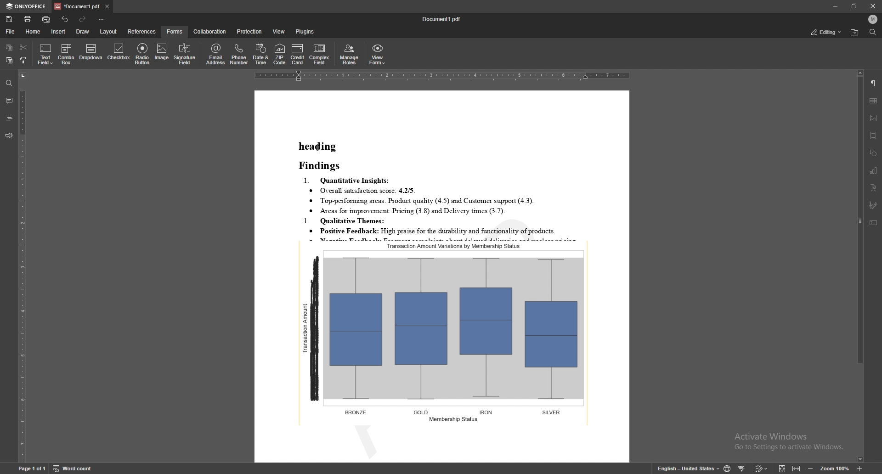 The image size is (882, 474). Describe the element at coordinates (239, 54) in the screenshot. I see `phone number` at that location.